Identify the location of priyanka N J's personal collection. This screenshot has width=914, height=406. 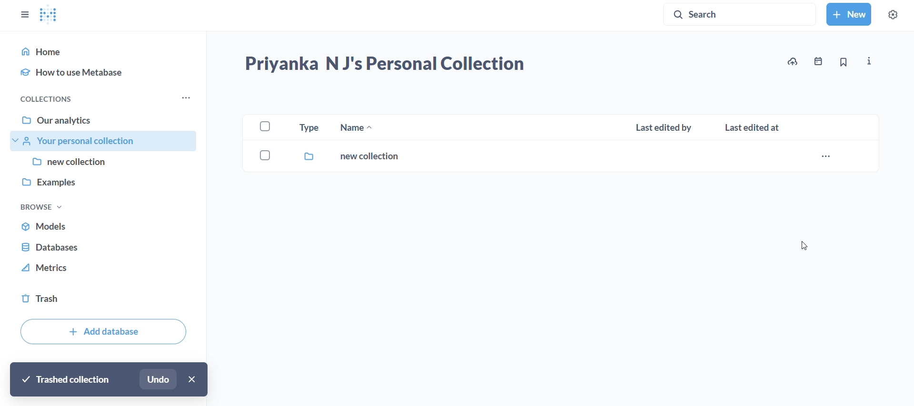
(385, 65).